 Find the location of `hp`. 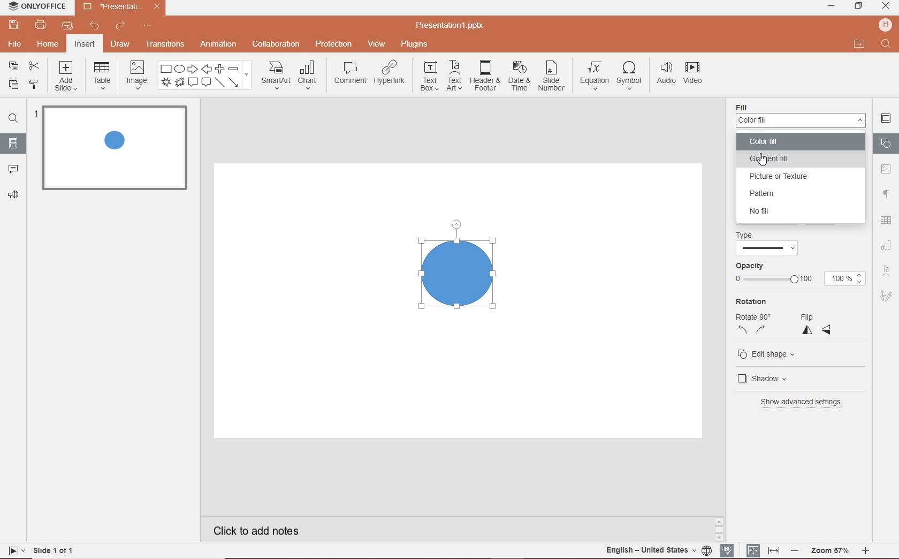

hp is located at coordinates (884, 25).